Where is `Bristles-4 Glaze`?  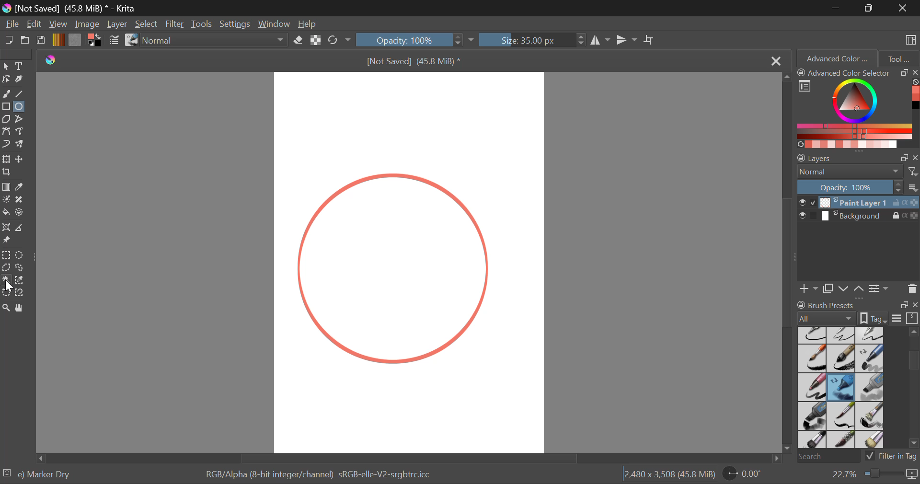 Bristles-4 Glaze is located at coordinates (842, 440).